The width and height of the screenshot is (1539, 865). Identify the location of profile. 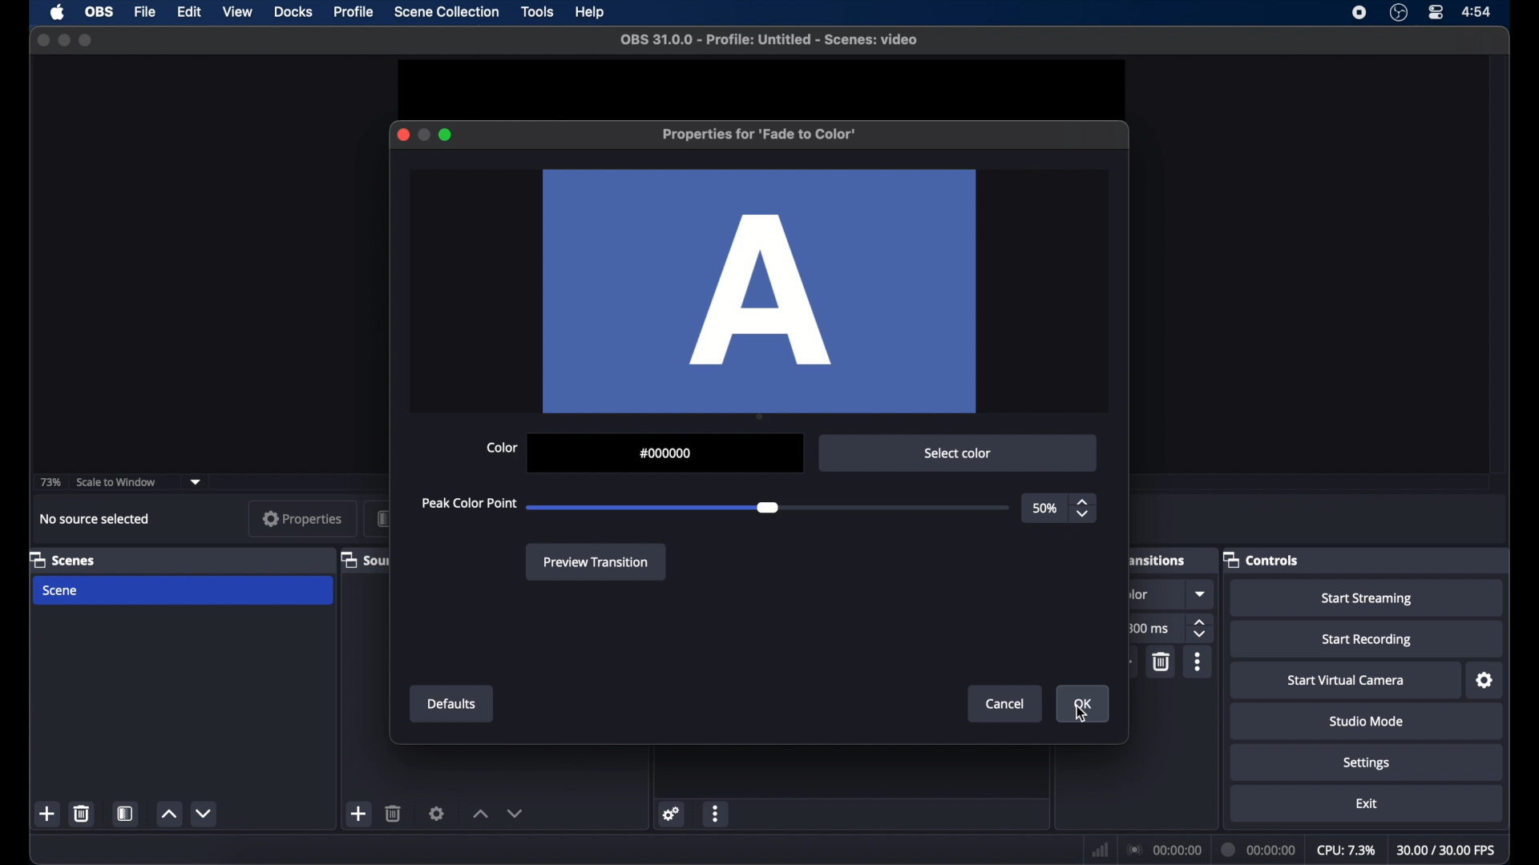
(354, 13).